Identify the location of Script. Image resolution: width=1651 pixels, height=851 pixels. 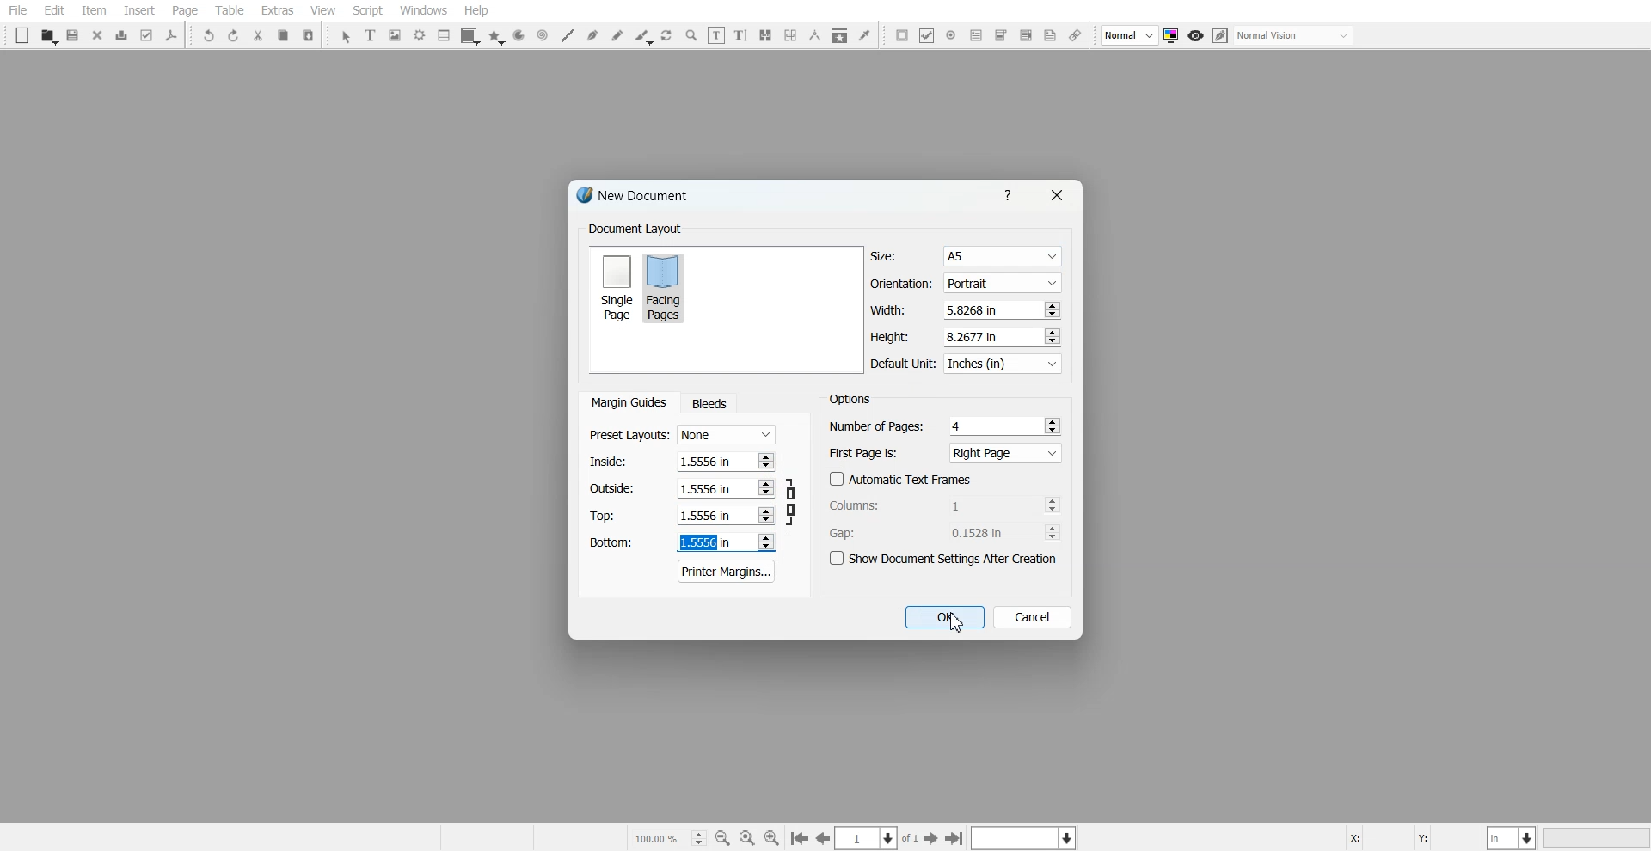
(368, 10).